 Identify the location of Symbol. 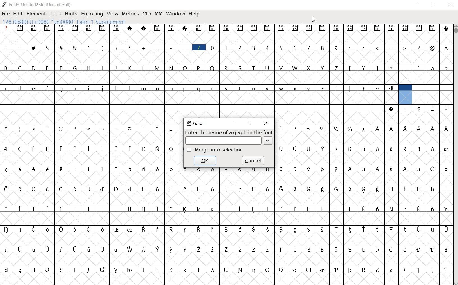
(308, 269).